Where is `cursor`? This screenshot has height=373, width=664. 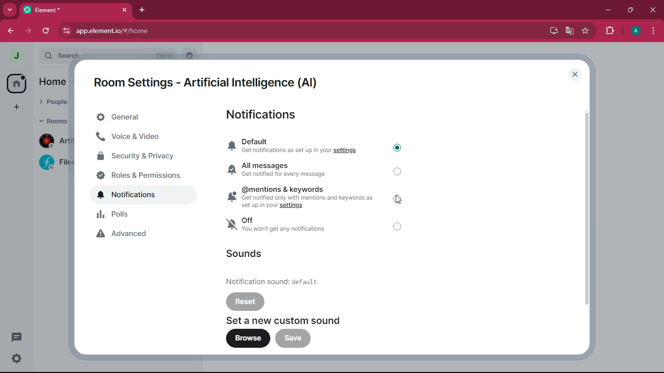
cursor is located at coordinates (399, 200).